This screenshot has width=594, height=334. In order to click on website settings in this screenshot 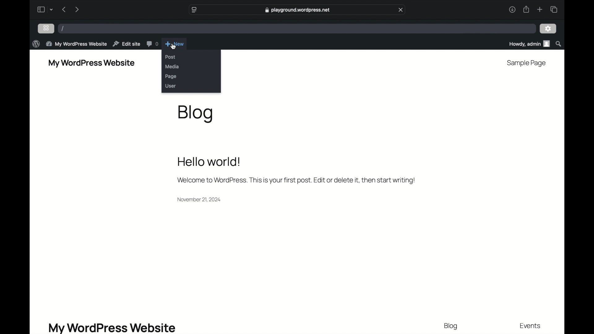, I will do `click(194, 9)`.